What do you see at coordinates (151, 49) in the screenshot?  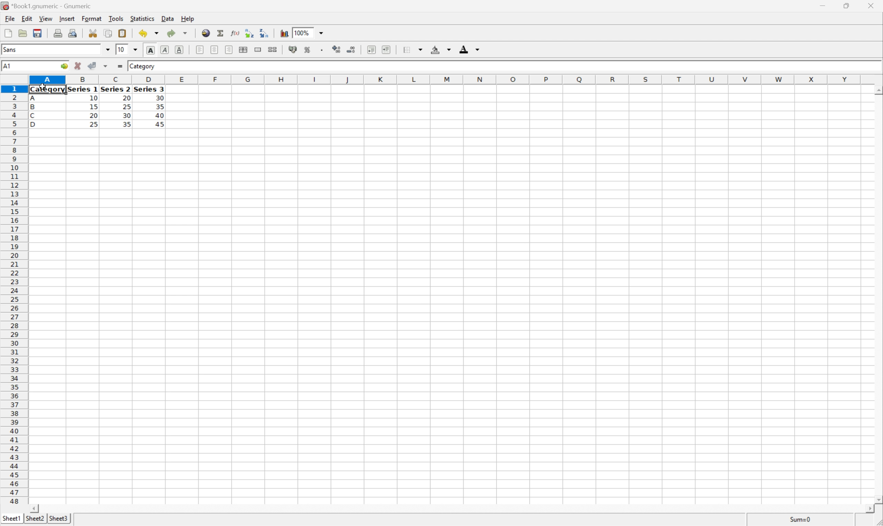 I see `Bold` at bounding box center [151, 49].